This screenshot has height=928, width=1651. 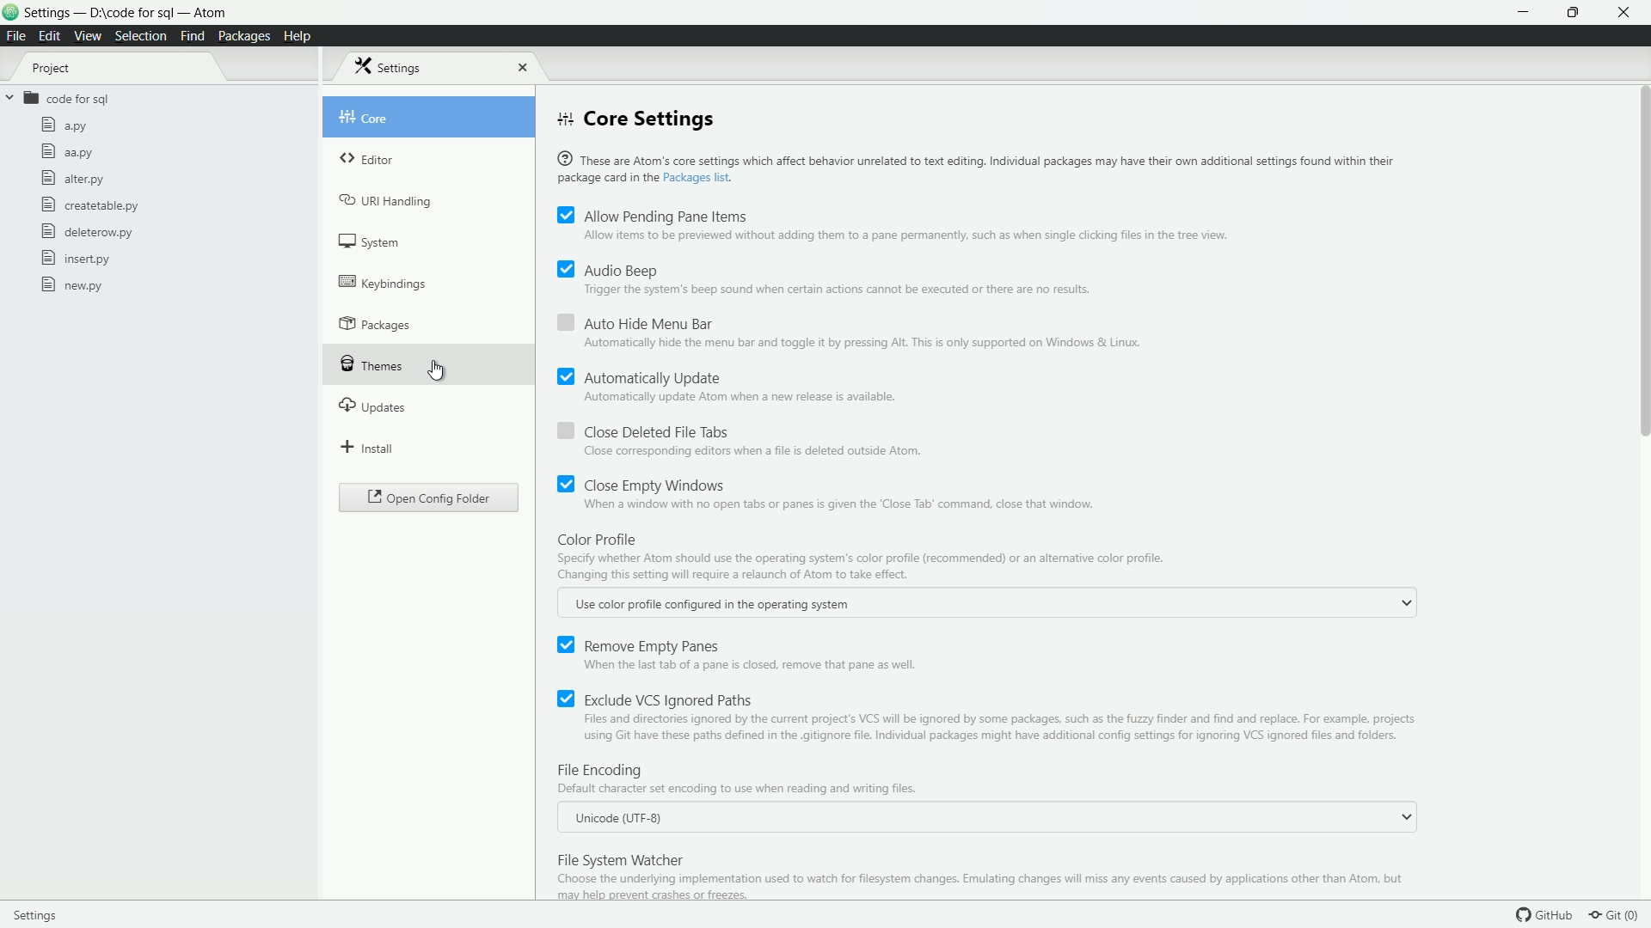 What do you see at coordinates (711, 606) in the screenshot?
I see `use color profile configured in the operating system` at bounding box center [711, 606].